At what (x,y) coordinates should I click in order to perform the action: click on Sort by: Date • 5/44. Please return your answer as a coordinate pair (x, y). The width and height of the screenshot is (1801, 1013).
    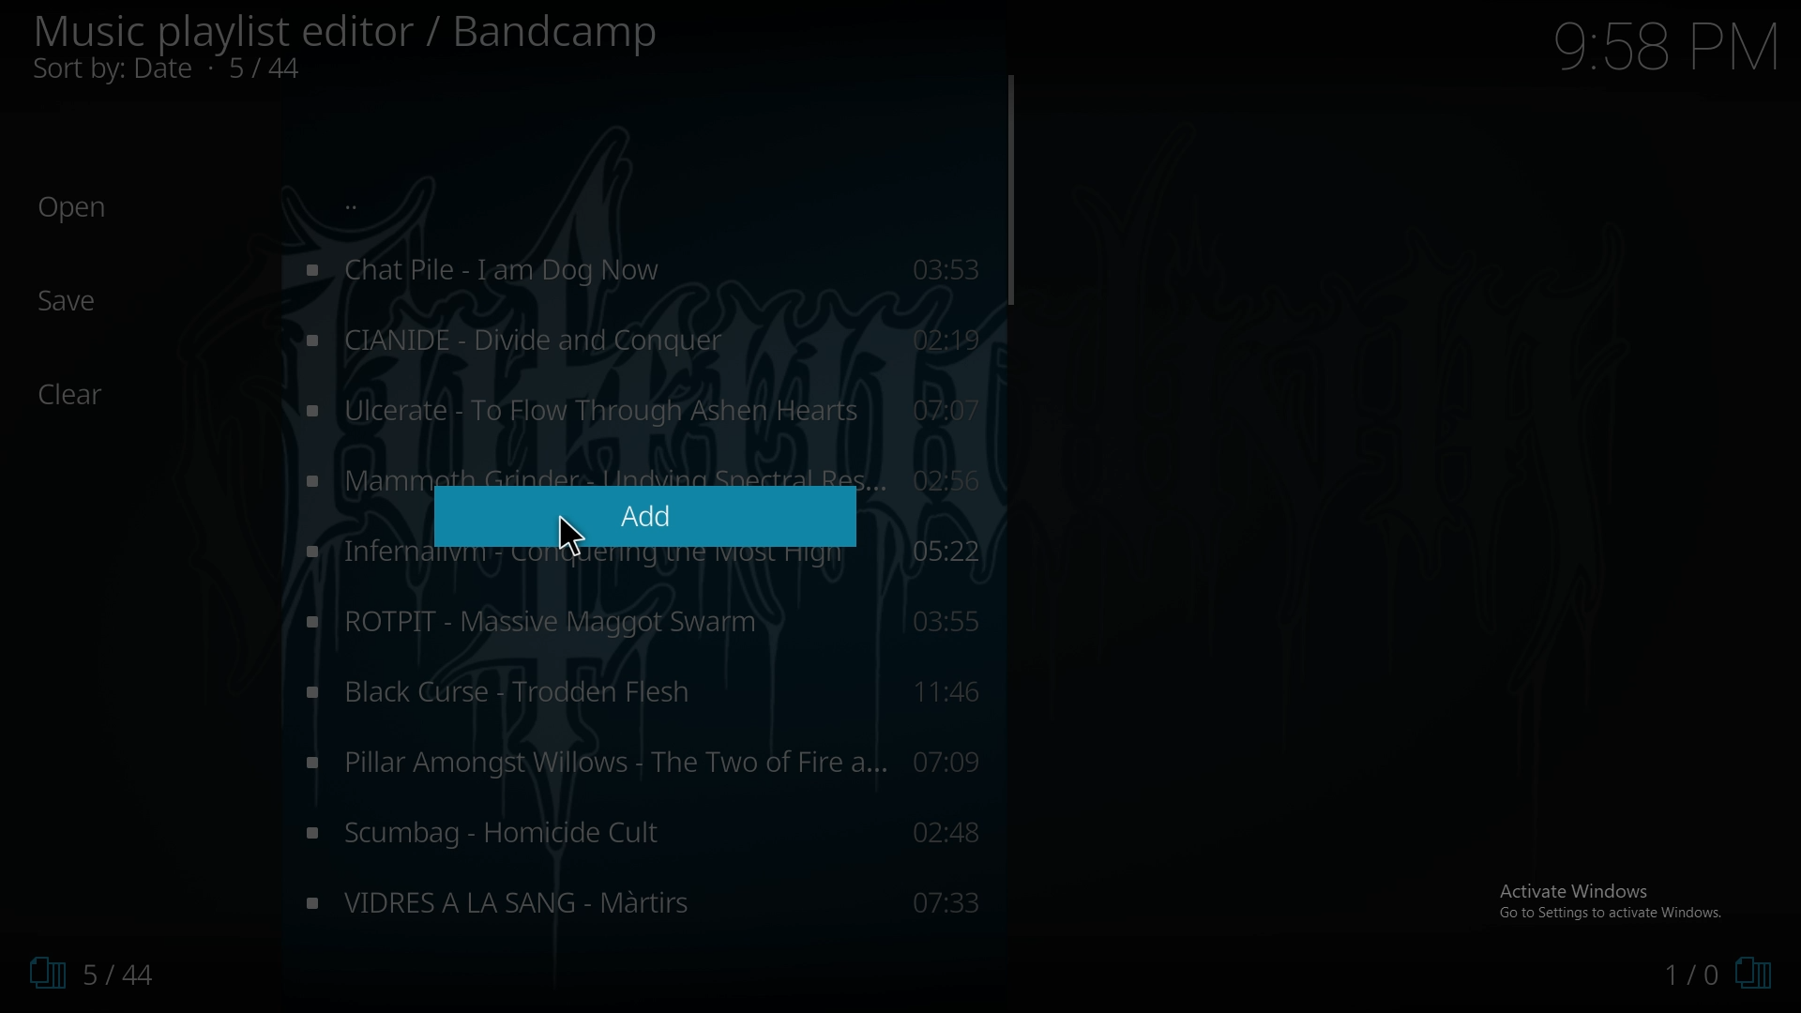
    Looking at the image, I should click on (199, 71).